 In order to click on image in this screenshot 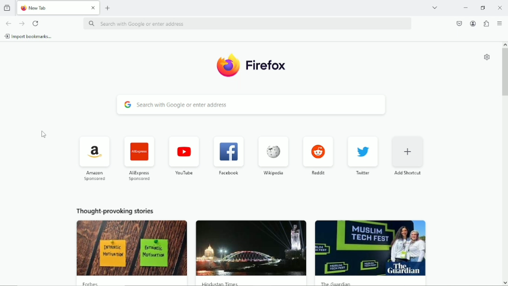, I will do `click(251, 248)`.